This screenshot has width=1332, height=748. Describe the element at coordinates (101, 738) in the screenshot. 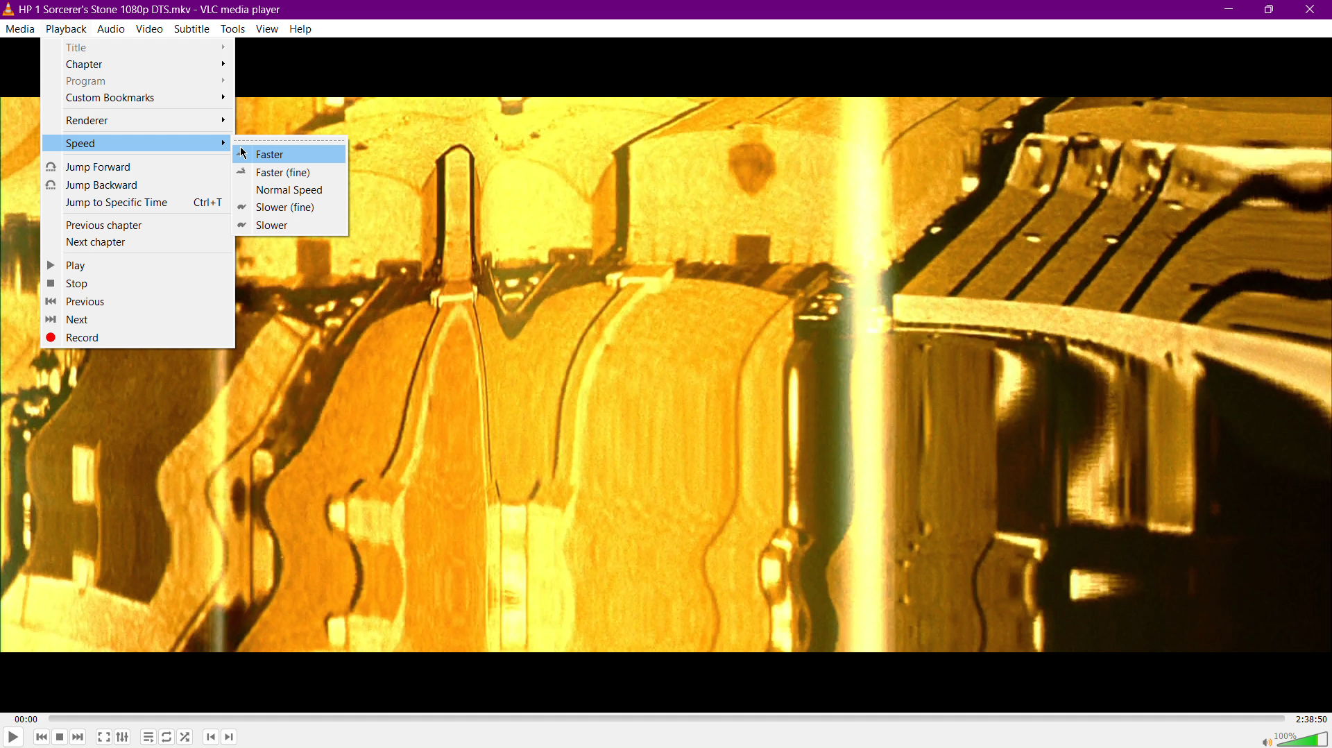

I see `Fullscreen` at that location.